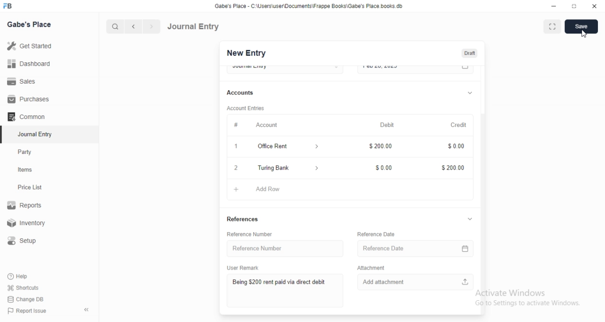  Describe the element at coordinates (246, 53) in the screenshot. I see `New Entry` at that location.